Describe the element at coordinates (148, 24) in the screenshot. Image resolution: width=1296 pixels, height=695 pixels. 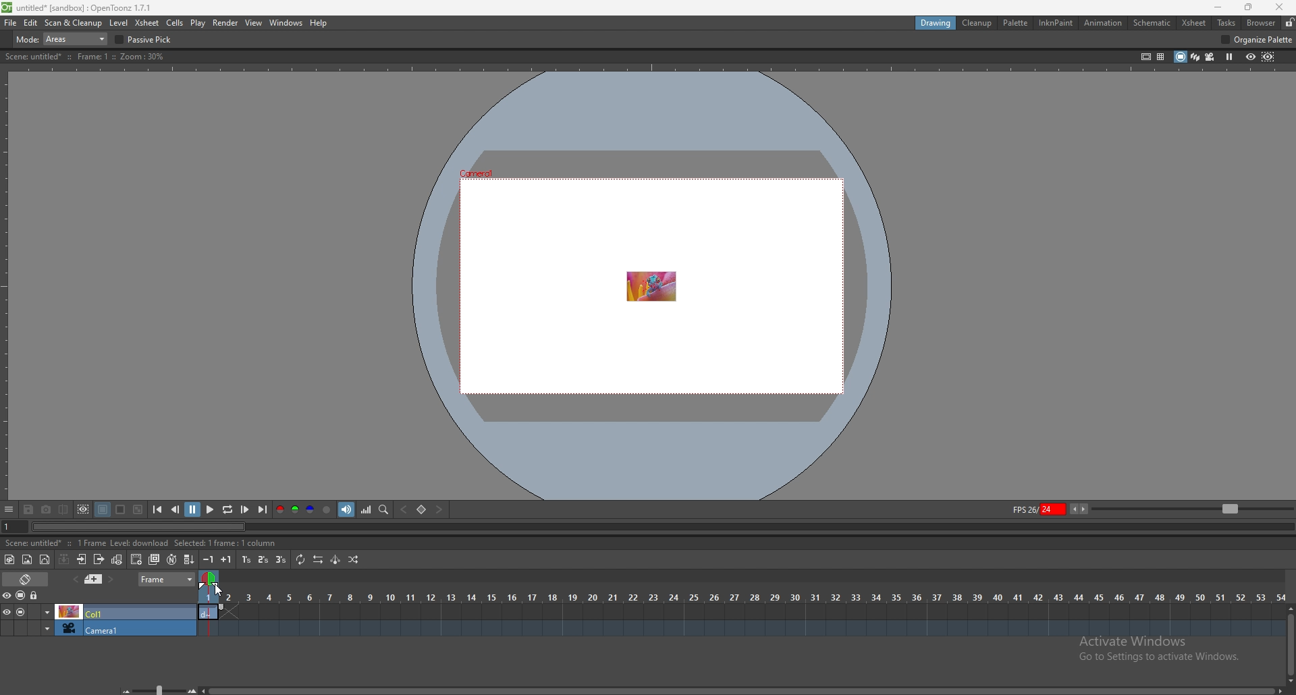
I see `xsheet` at that location.